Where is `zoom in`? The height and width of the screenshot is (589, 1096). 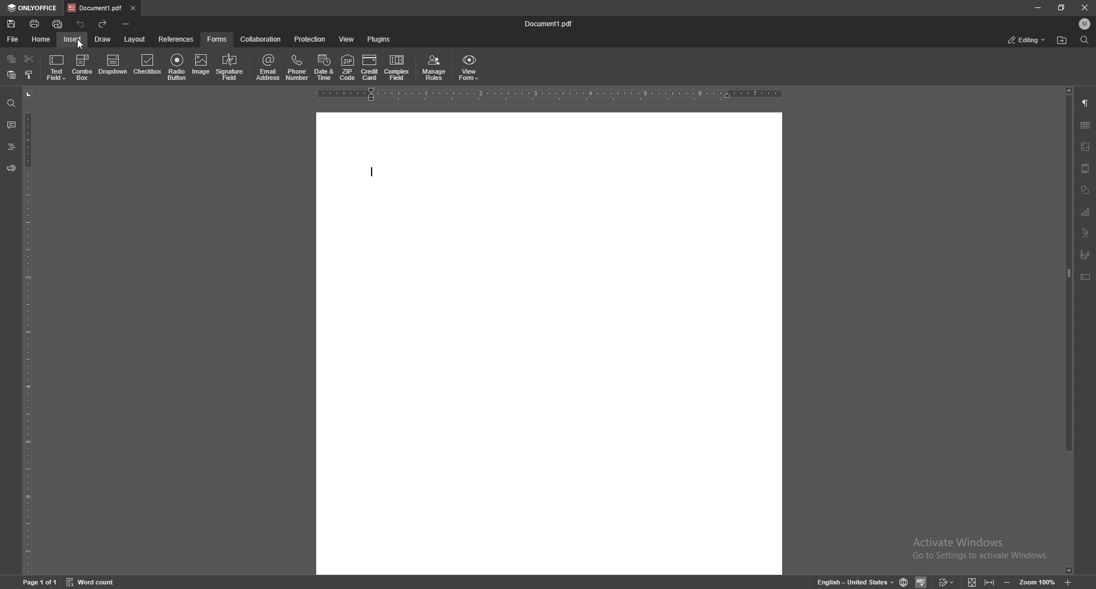 zoom in is located at coordinates (1070, 582).